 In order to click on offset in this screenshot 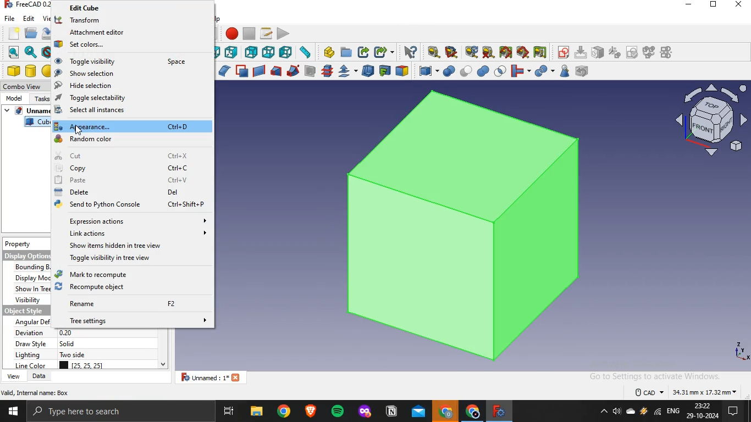, I will do `click(347, 71)`.